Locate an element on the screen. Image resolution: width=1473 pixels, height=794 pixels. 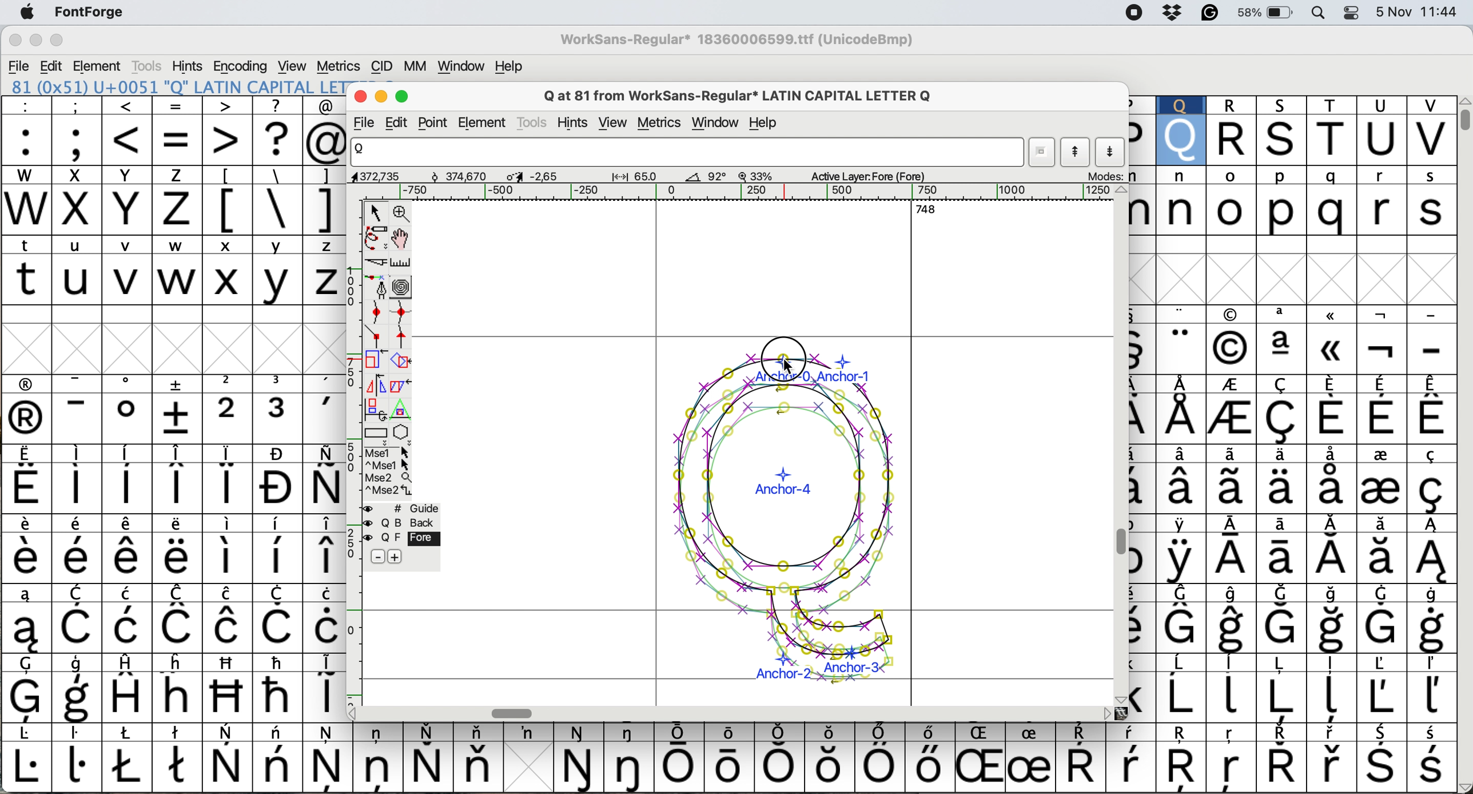
help is located at coordinates (508, 66).